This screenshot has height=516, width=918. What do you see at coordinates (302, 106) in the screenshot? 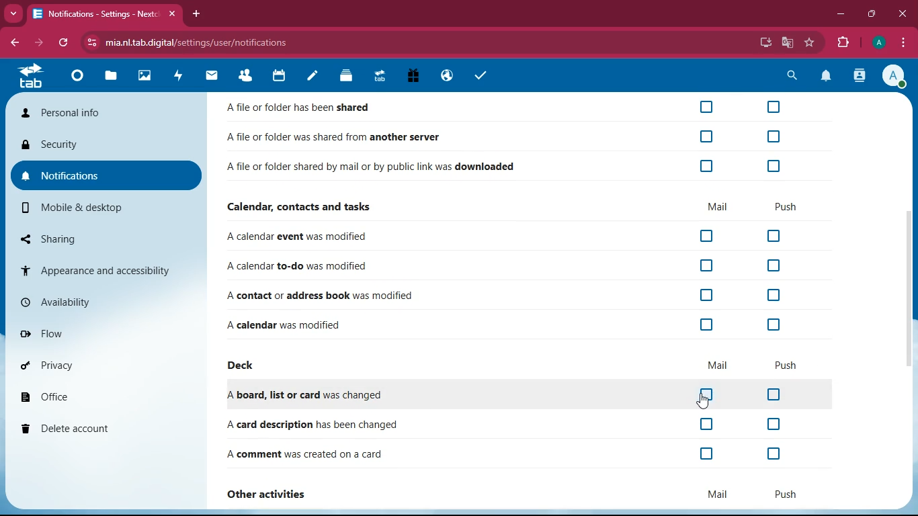
I see `Afile or folder has been shared` at bounding box center [302, 106].